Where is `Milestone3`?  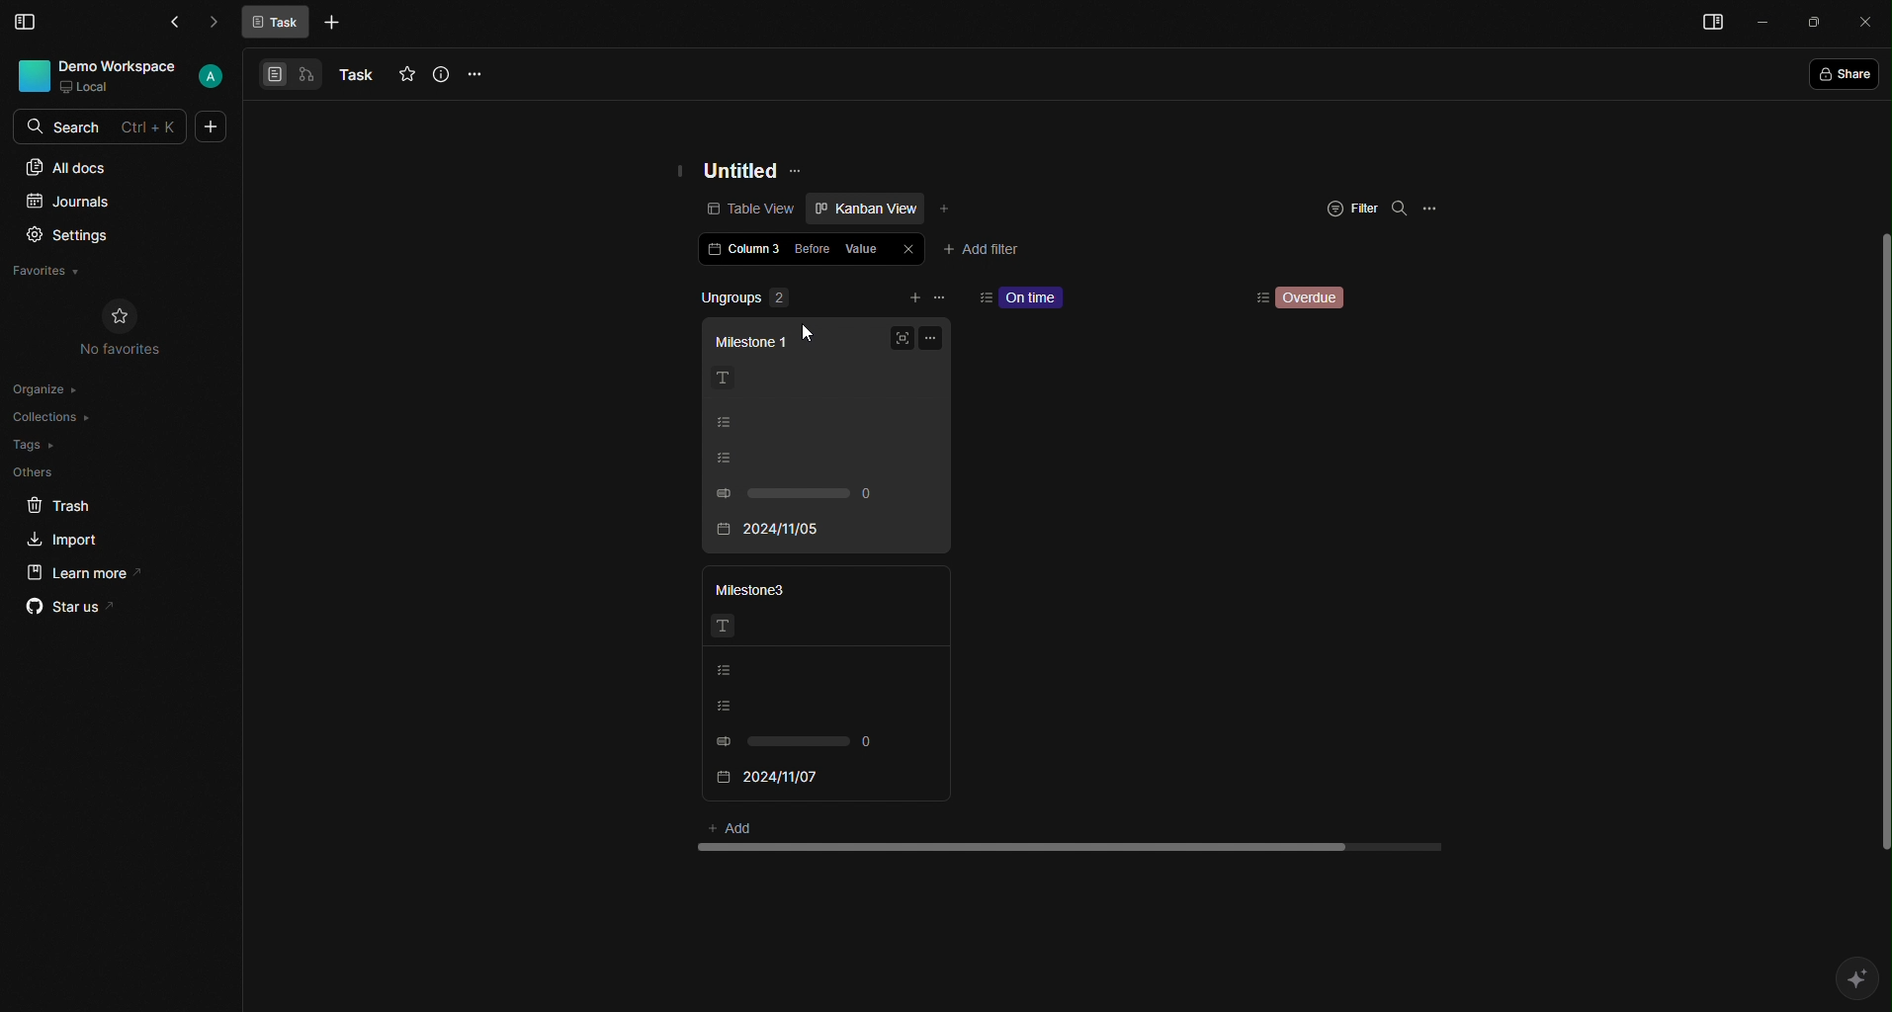
Milestone3 is located at coordinates (752, 585).